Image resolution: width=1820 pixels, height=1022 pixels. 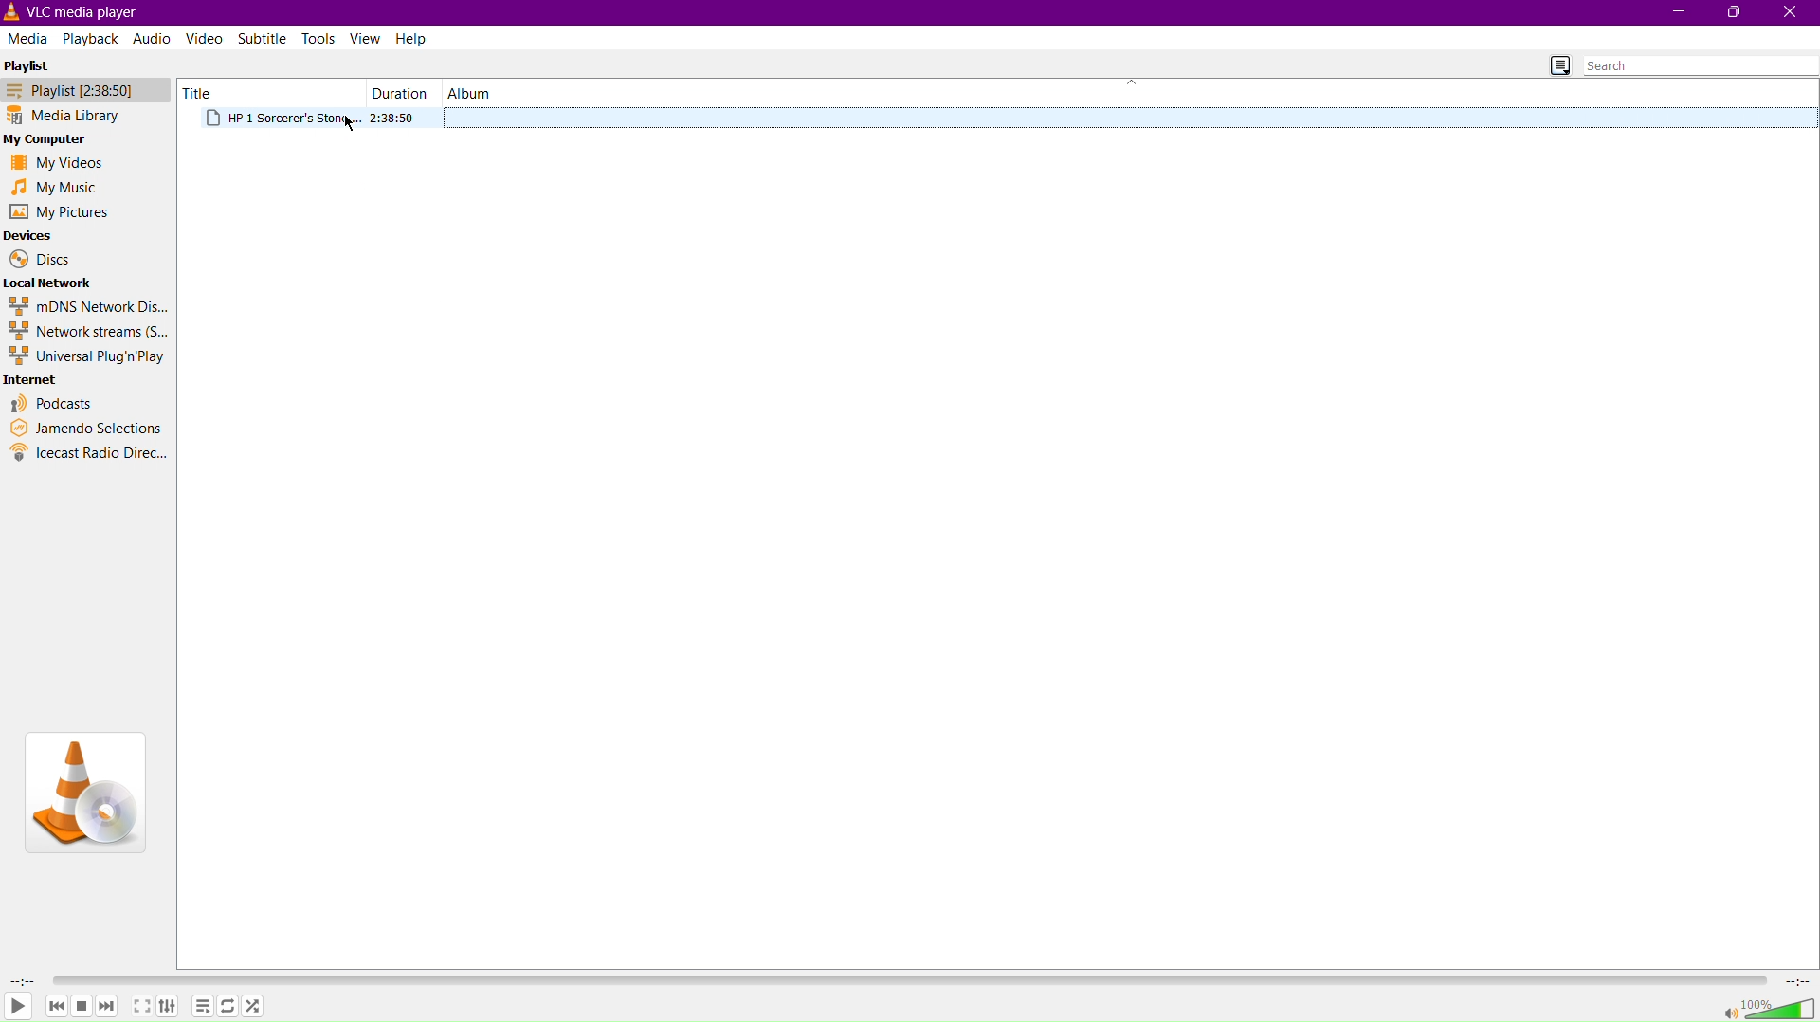 I want to click on My Music, so click(x=56, y=187).